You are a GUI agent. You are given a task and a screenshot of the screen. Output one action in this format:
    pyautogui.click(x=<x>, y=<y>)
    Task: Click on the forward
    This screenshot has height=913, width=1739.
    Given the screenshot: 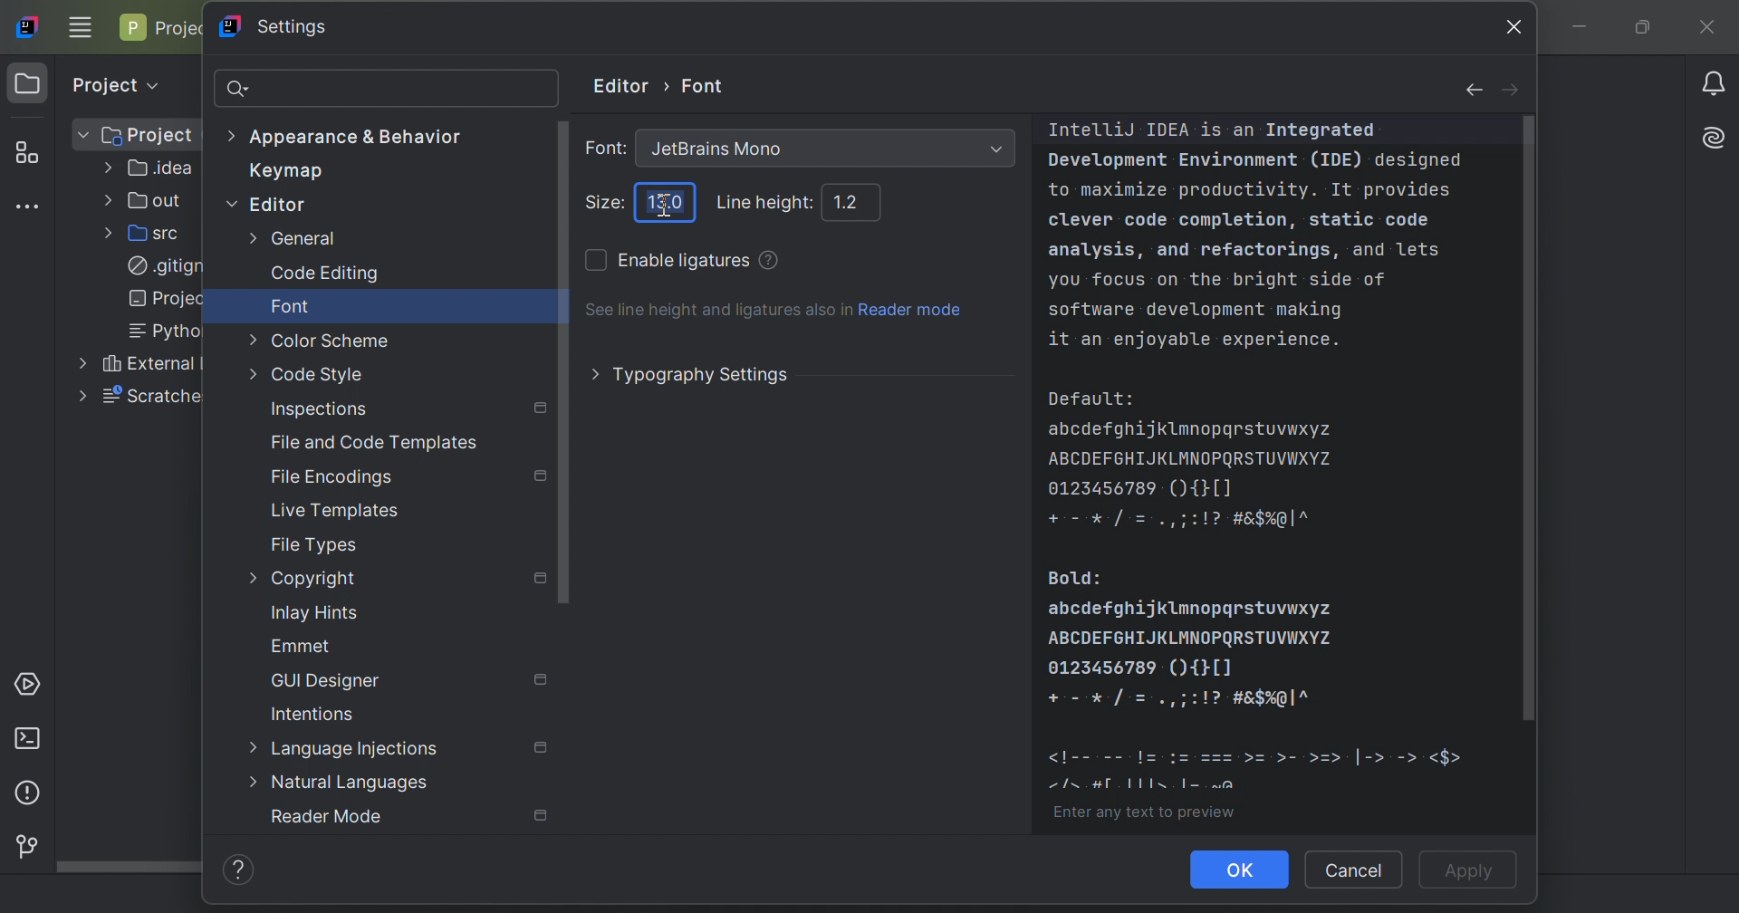 What is the action you would take?
    pyautogui.click(x=1512, y=92)
    